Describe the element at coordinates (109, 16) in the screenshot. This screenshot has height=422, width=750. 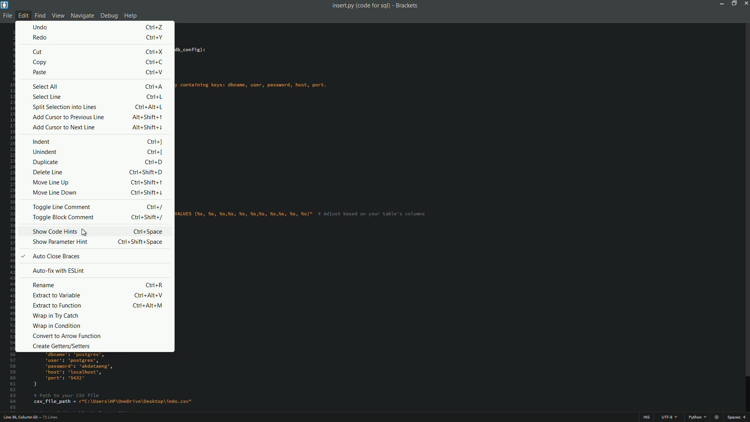
I see `debug menu` at that location.